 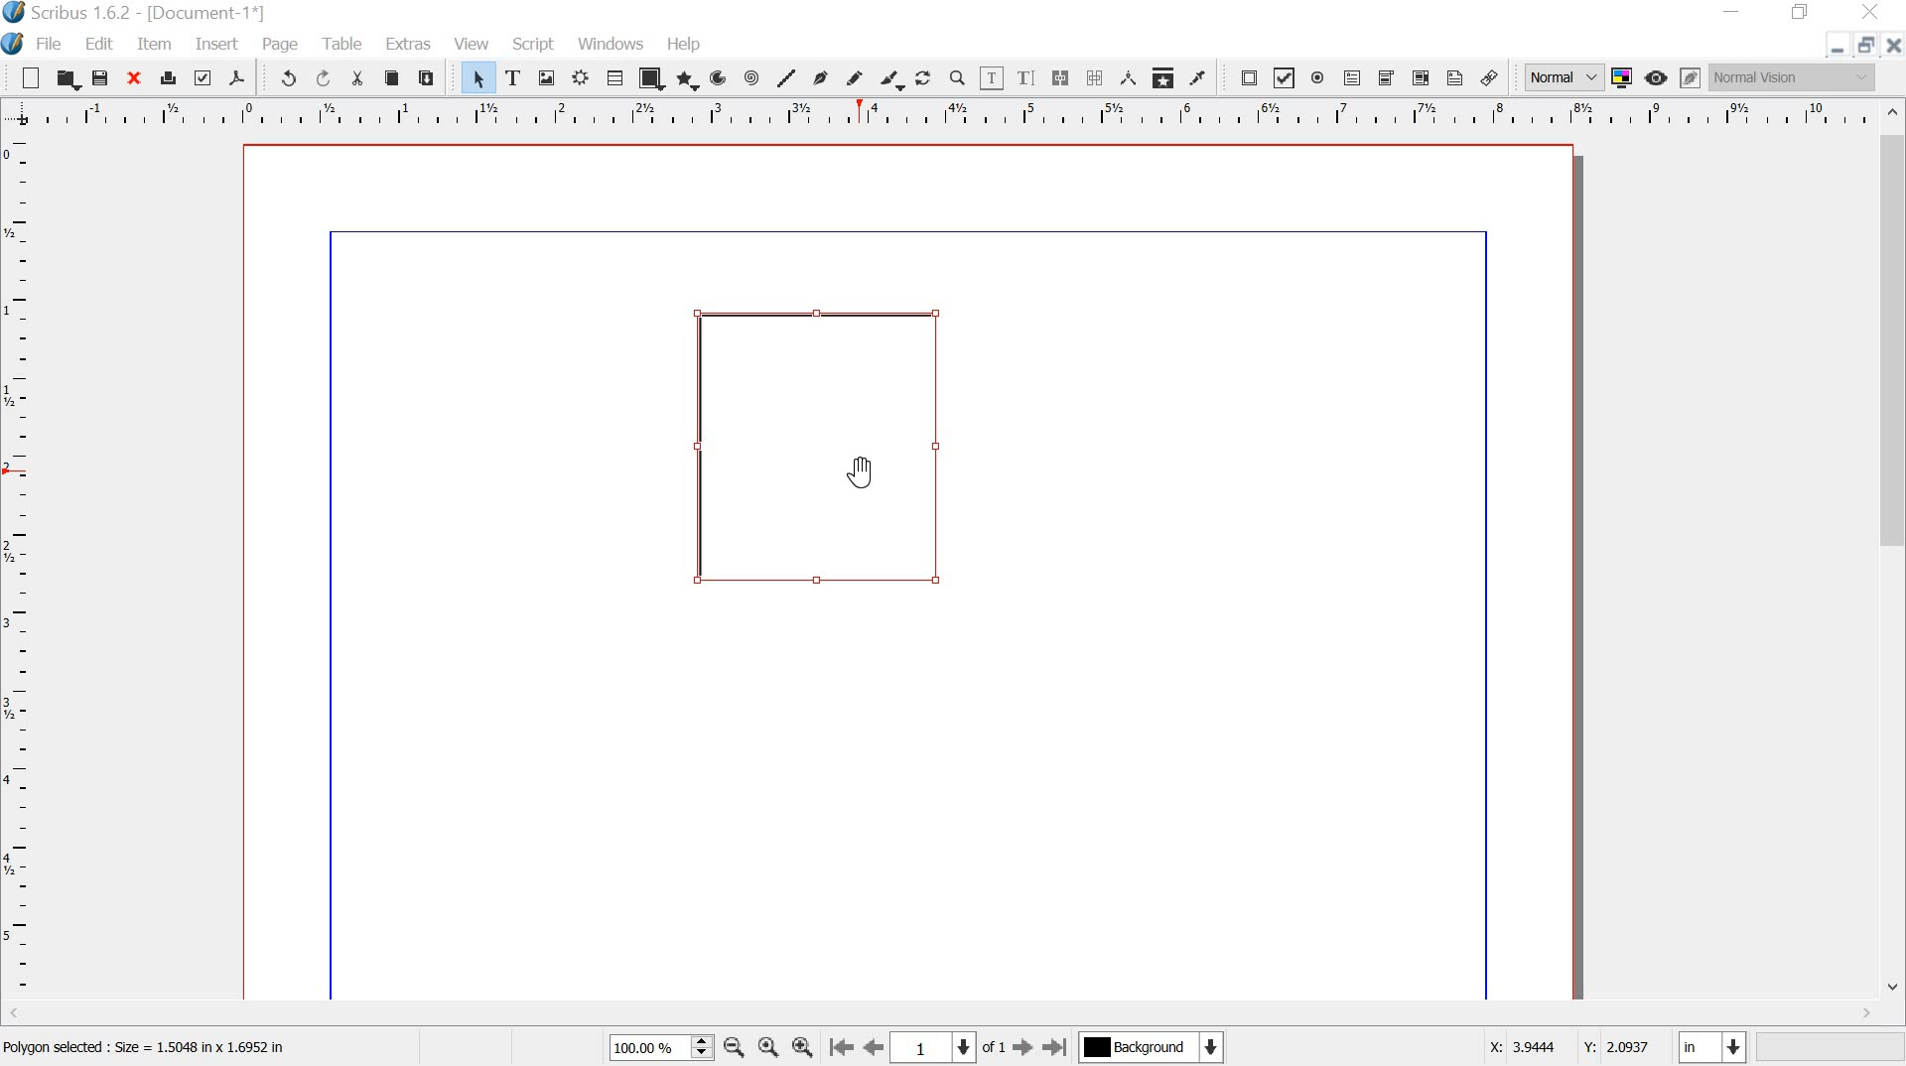 I want to click on edit contents of frame, so click(x=991, y=78).